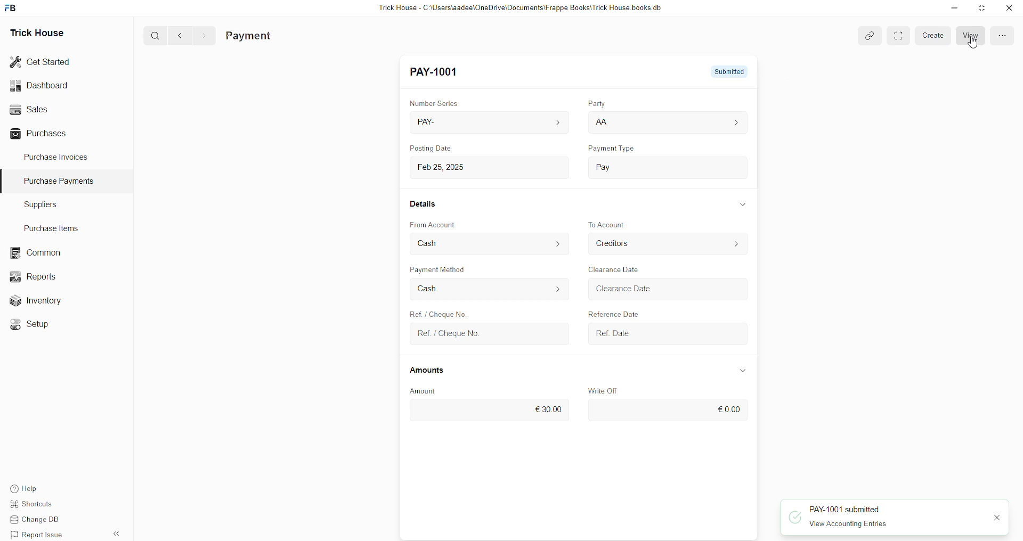 This screenshot has width=1023, height=541. I want to click on Party, so click(592, 104).